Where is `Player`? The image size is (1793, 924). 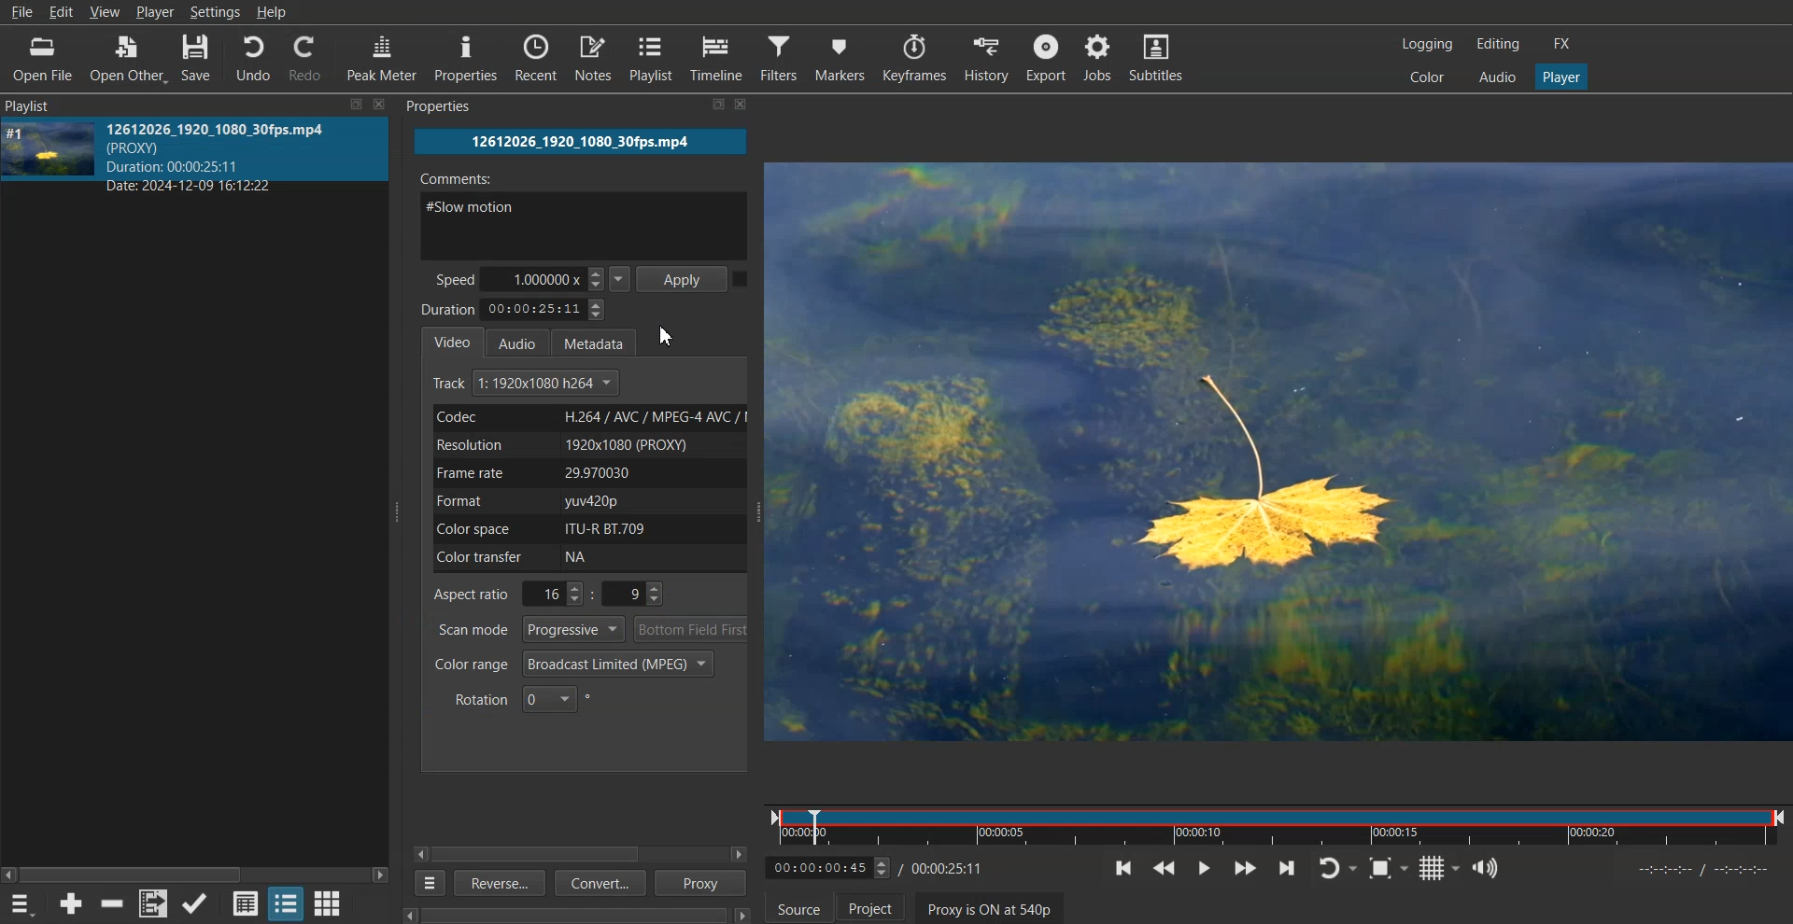 Player is located at coordinates (156, 13).